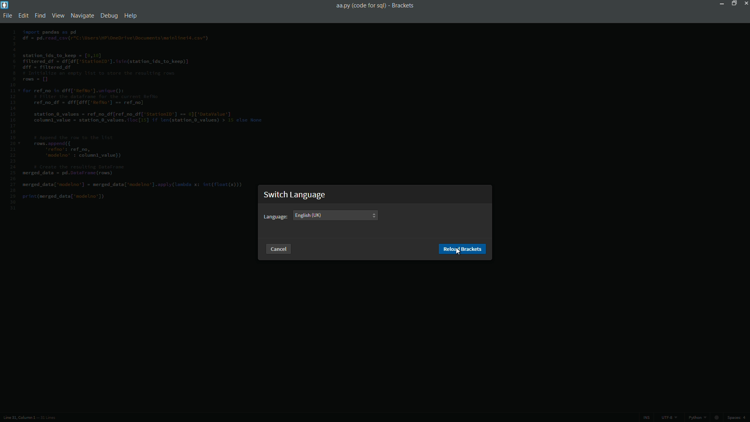 The width and height of the screenshot is (750, 422). I want to click on ins, so click(646, 418).